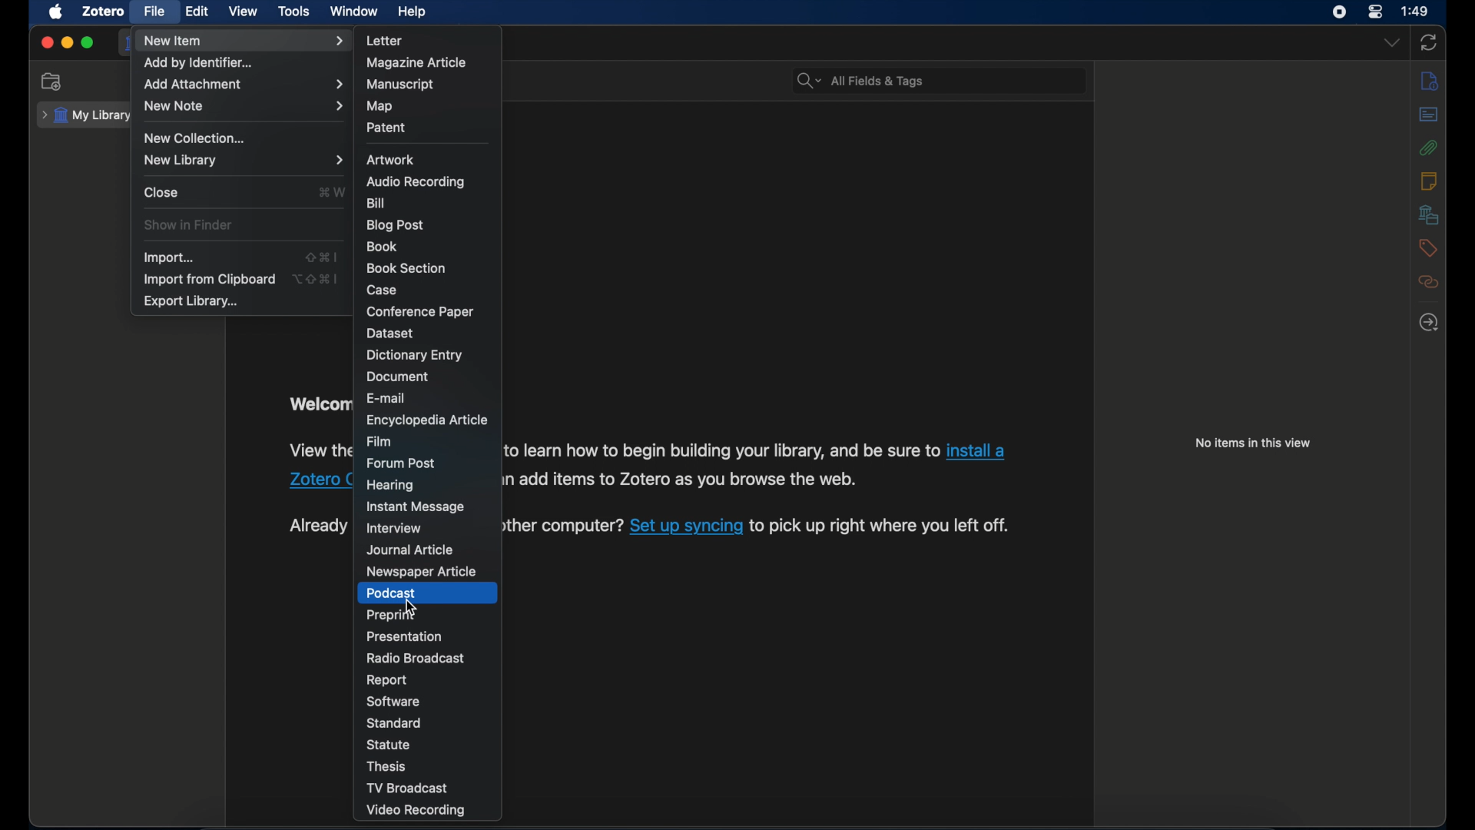 This screenshot has height=830, width=1475. Describe the element at coordinates (192, 303) in the screenshot. I see `export library` at that location.